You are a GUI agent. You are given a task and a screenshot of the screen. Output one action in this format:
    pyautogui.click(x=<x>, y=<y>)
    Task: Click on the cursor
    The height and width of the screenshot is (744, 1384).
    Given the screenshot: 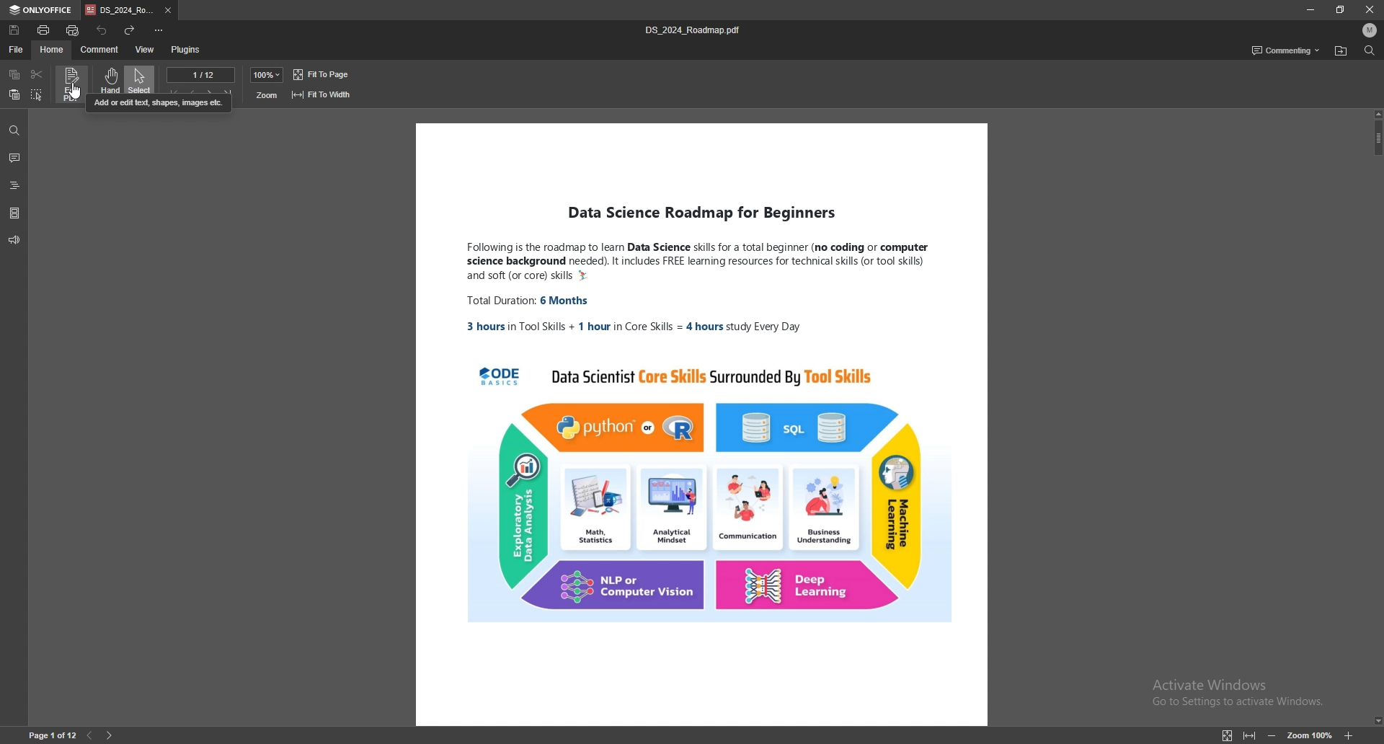 What is the action you would take?
    pyautogui.click(x=79, y=92)
    